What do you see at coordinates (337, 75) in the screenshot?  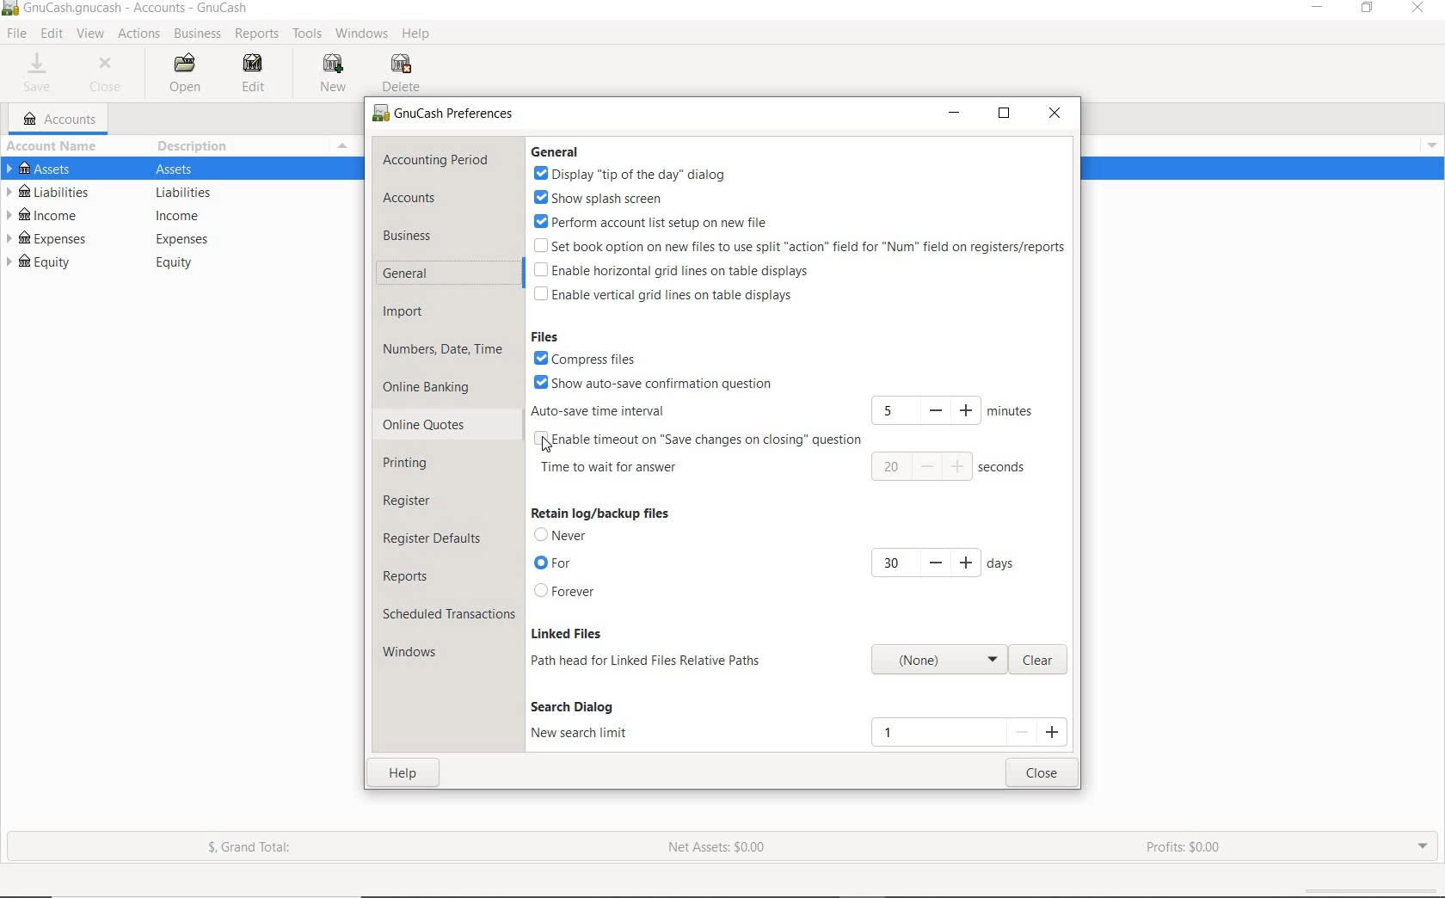 I see `NEW` at bounding box center [337, 75].